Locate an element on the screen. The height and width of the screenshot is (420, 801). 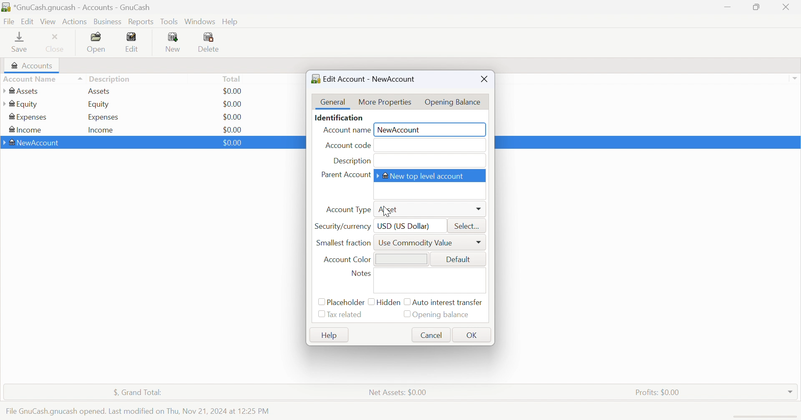
Auto intense transfer is located at coordinates (450, 302).